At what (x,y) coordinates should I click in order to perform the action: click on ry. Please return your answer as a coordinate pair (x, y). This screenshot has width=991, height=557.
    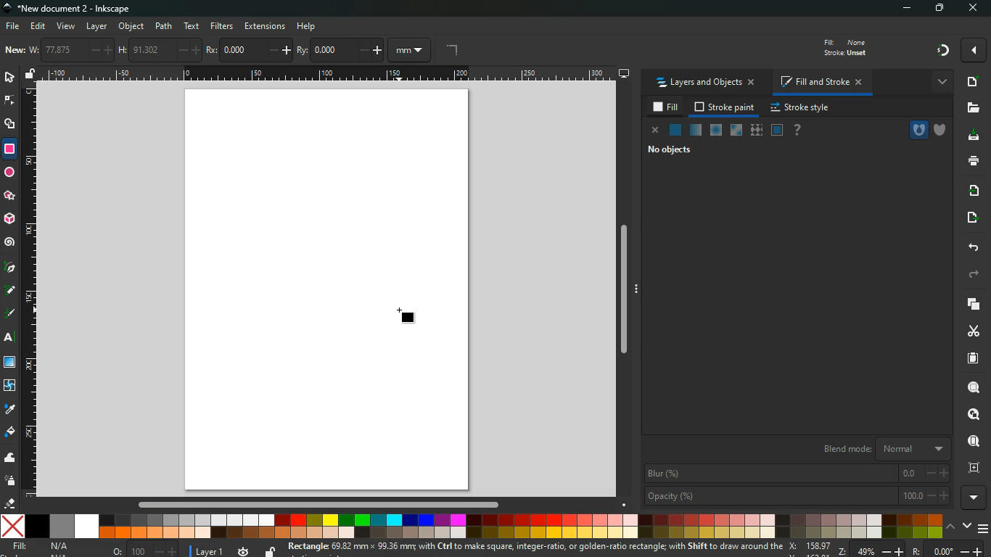
    Looking at the image, I should click on (340, 51).